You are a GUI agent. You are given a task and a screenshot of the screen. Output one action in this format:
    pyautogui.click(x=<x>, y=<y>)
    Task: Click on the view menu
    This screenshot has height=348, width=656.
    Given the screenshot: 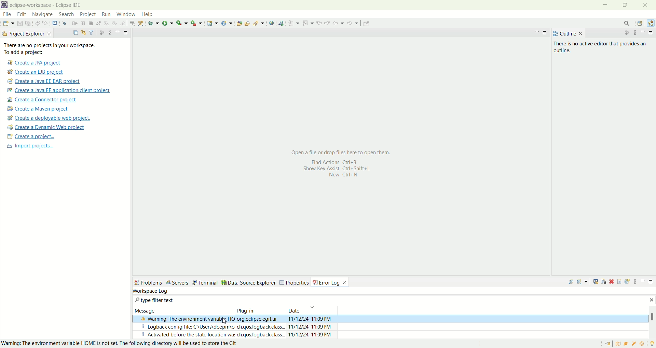 What is the action you would take?
    pyautogui.click(x=108, y=32)
    